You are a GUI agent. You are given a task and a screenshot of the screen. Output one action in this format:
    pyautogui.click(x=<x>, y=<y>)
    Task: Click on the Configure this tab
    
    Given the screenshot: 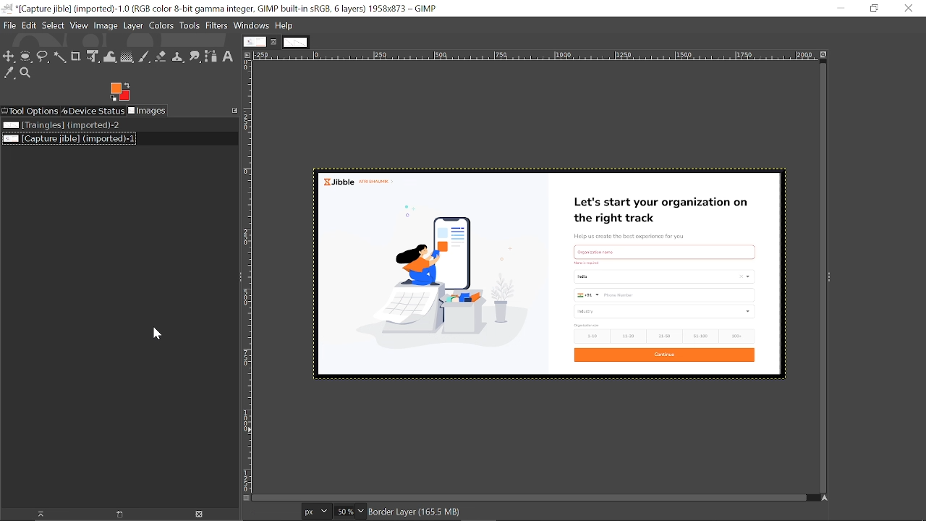 What is the action you would take?
    pyautogui.click(x=234, y=110)
    